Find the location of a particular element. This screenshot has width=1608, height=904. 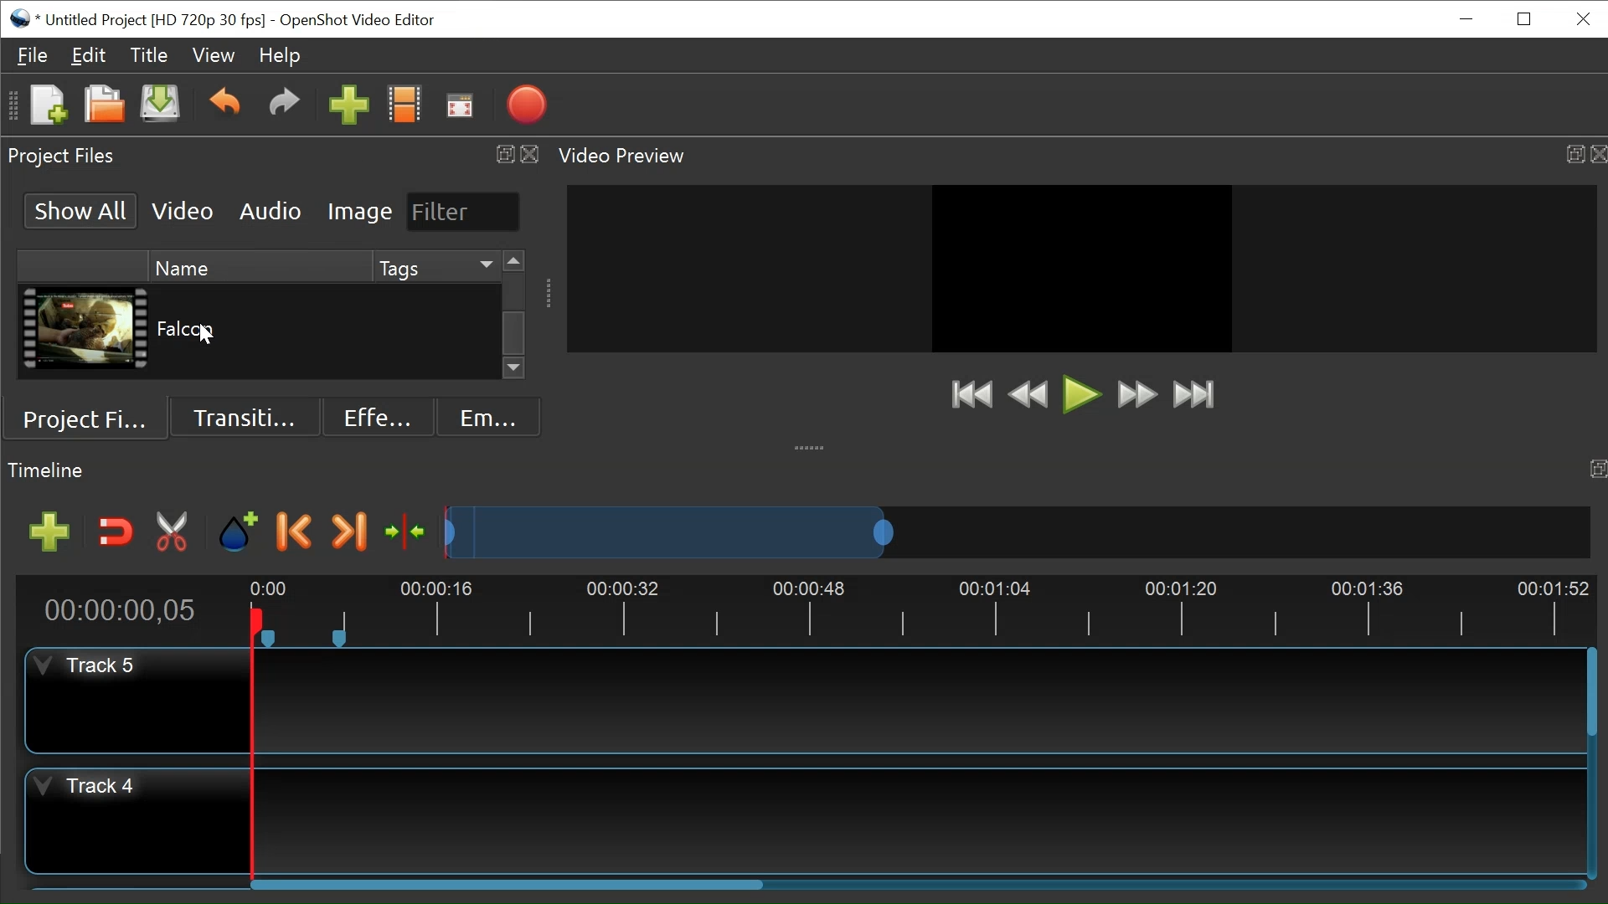

Project Files is located at coordinates (274, 155).